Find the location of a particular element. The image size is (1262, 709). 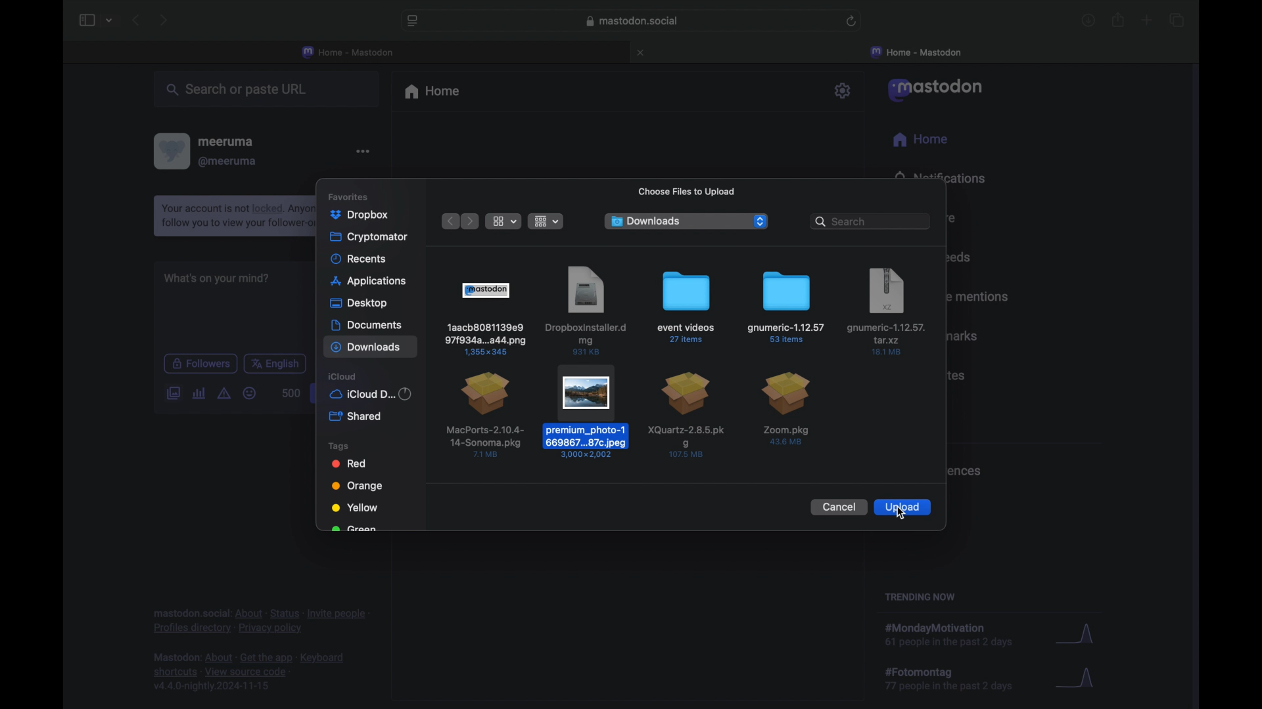

add  poll is located at coordinates (199, 394).